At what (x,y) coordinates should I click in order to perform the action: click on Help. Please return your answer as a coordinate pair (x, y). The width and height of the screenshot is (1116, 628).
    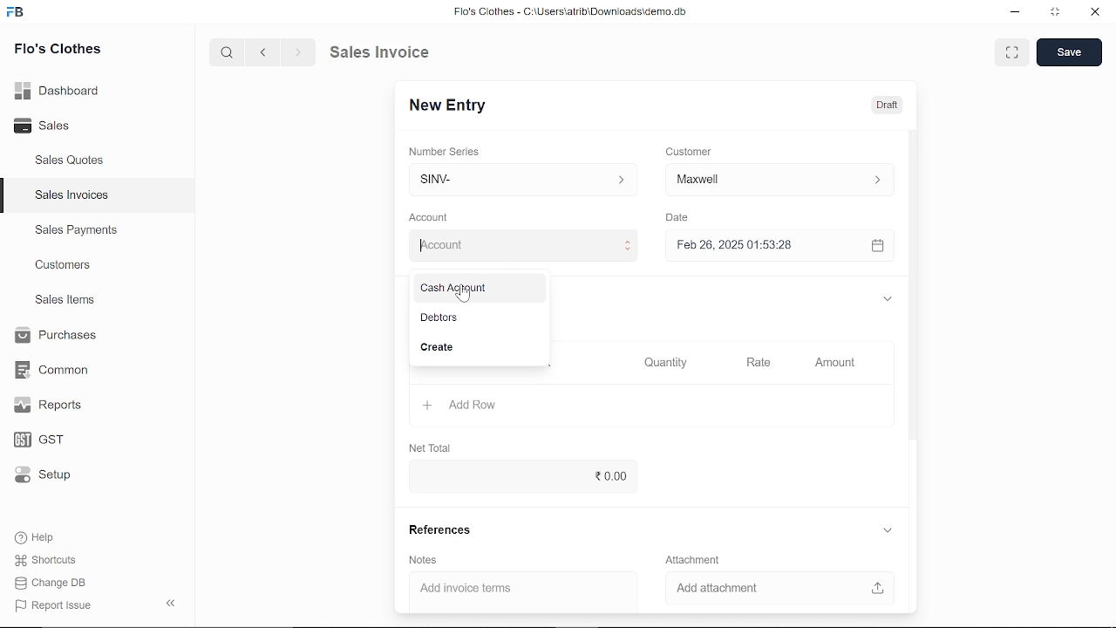
    Looking at the image, I should click on (46, 537).